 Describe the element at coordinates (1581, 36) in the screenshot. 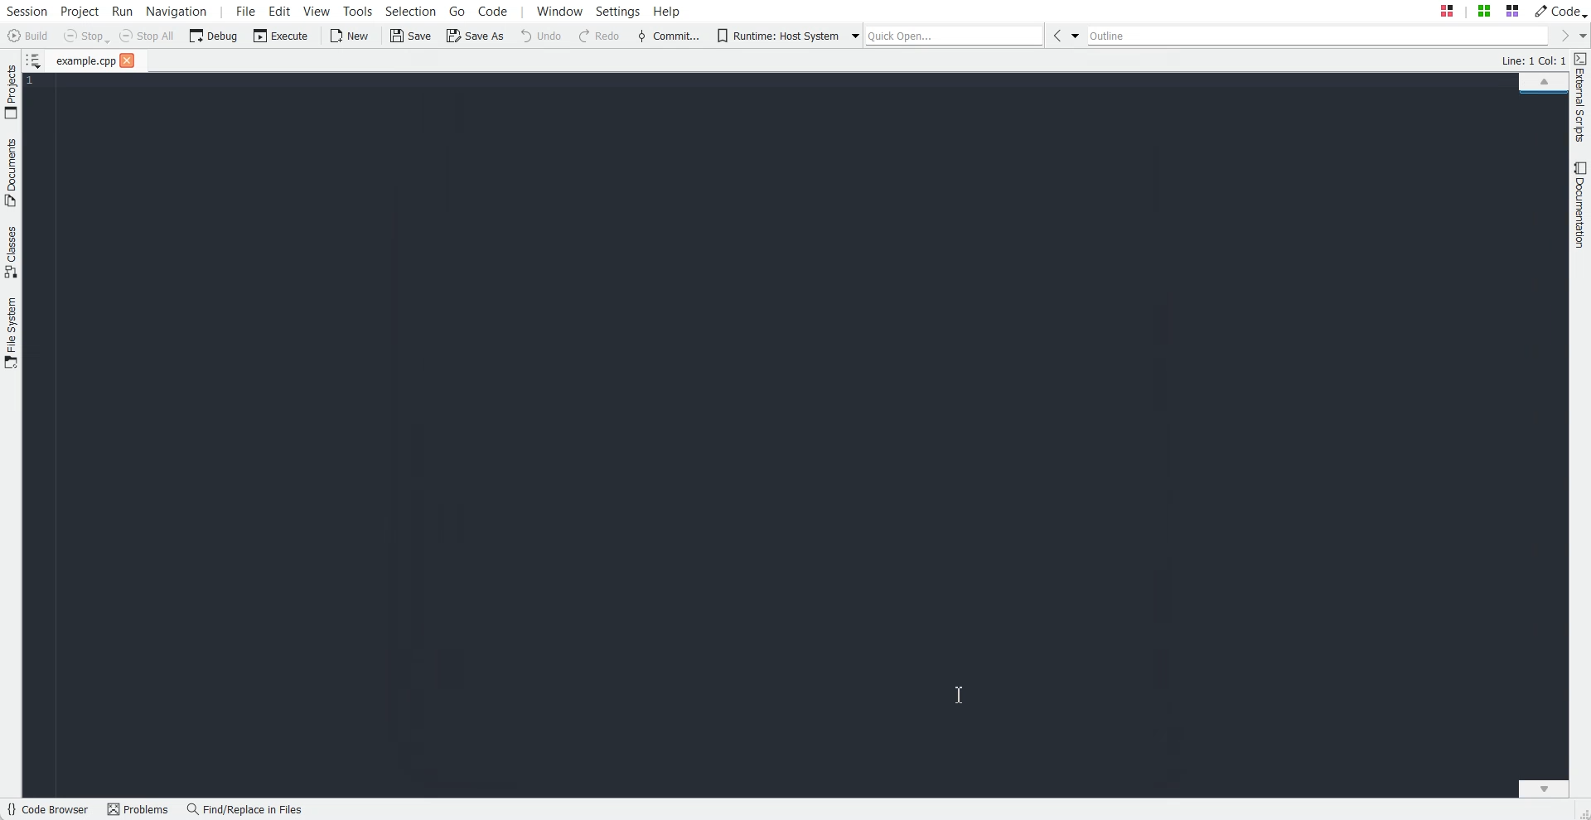

I see `Drop down box` at that location.